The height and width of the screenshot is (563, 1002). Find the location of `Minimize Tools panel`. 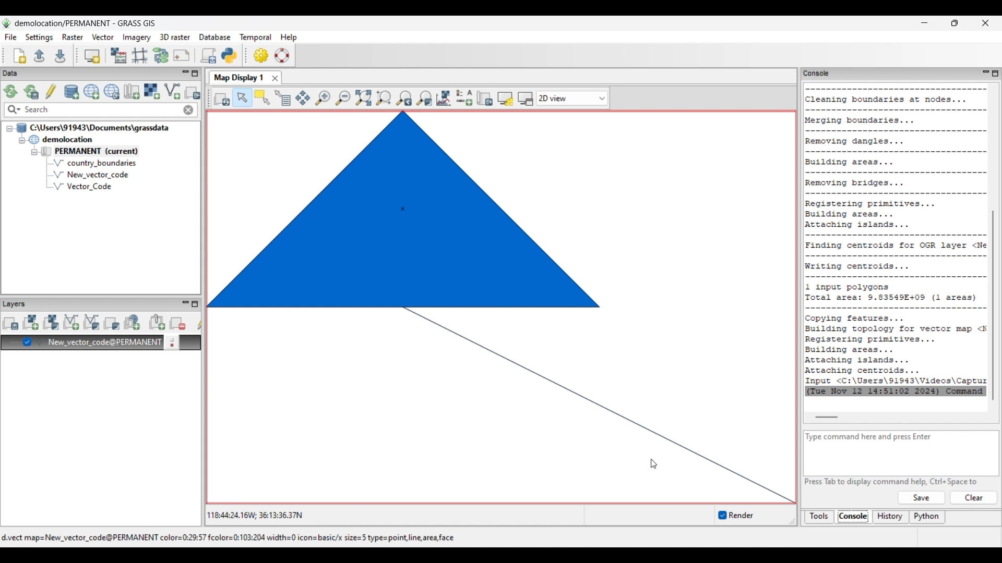

Minimize Tools panel is located at coordinates (984, 73).